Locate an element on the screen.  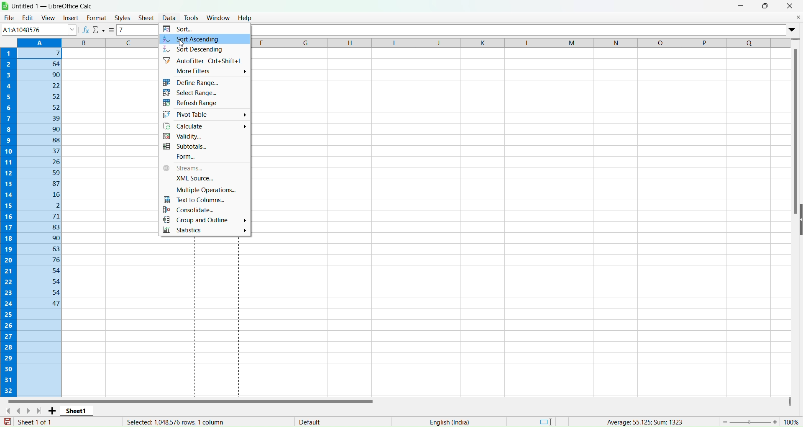
Tools is located at coordinates (193, 15).